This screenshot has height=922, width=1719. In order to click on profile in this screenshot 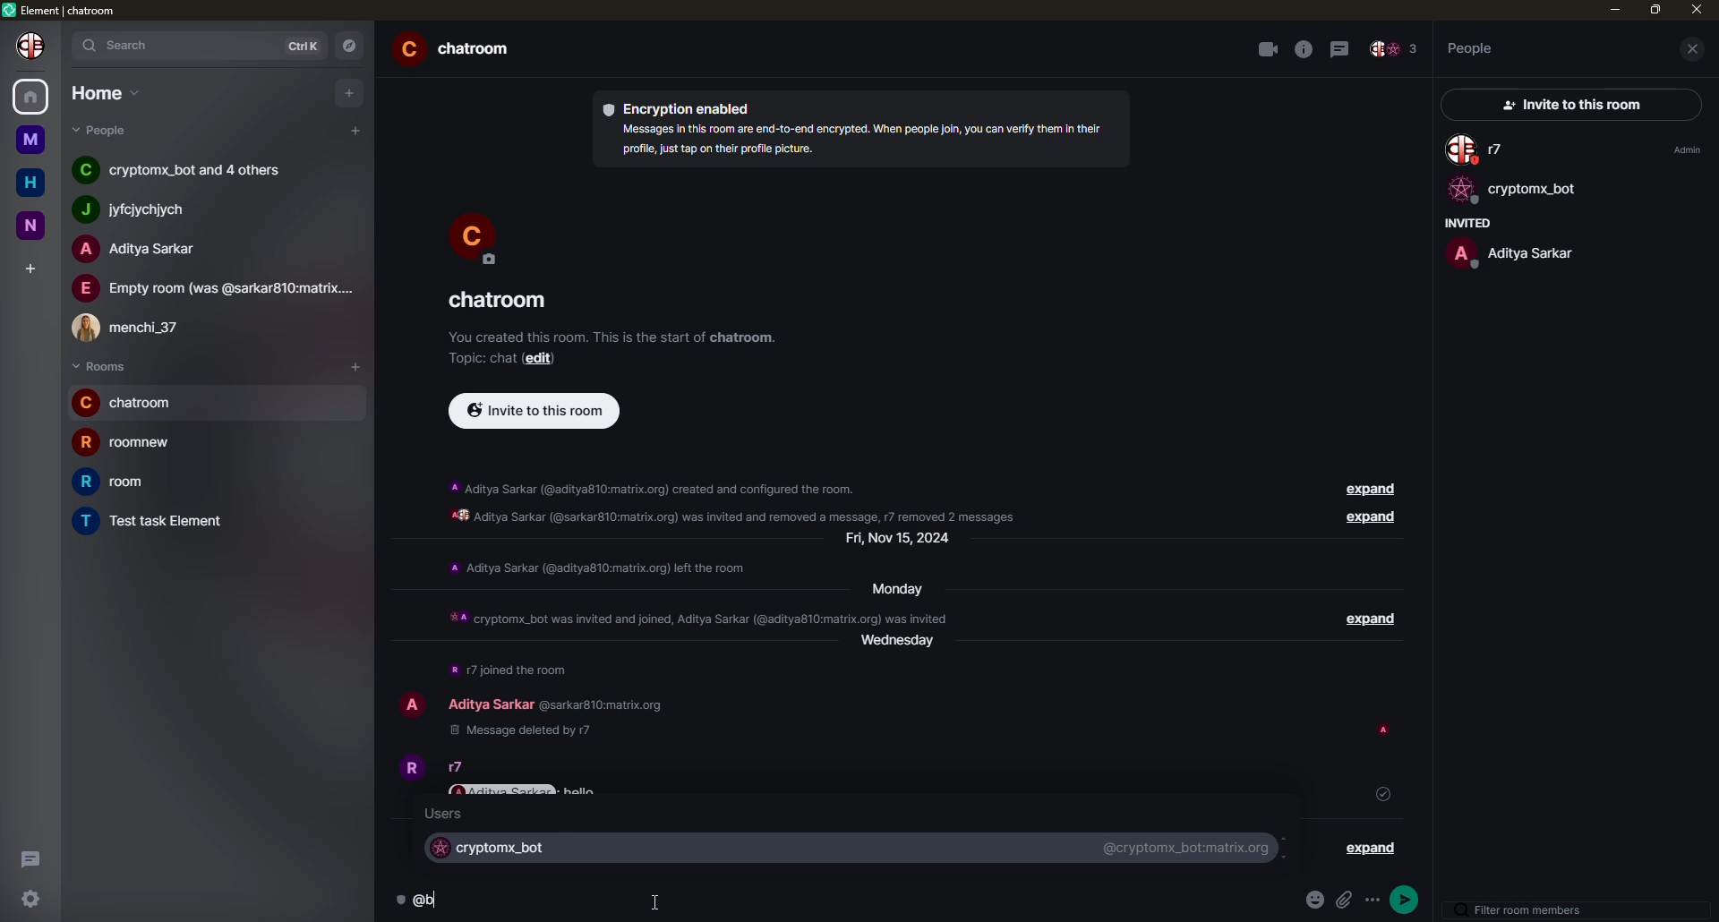, I will do `click(475, 236)`.